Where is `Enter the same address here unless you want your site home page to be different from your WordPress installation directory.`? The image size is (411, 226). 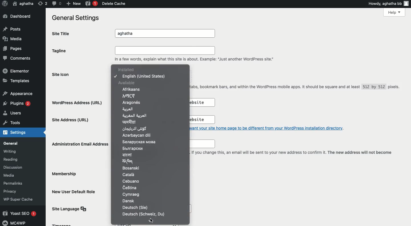 Enter the same address here unless you want your site home page to be different from your WordPress installation directory. is located at coordinates (271, 128).